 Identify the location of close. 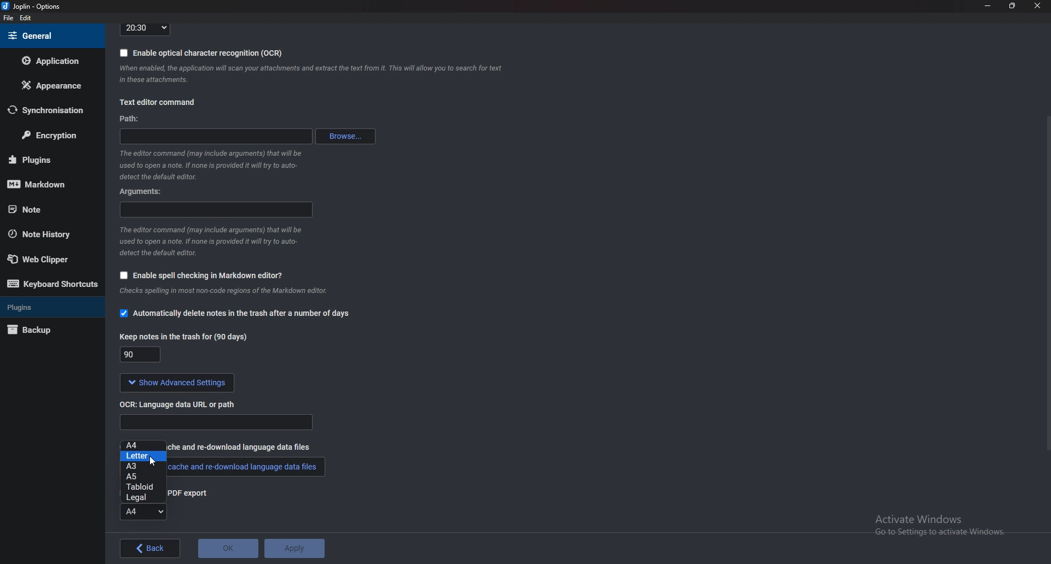
(1036, 5).